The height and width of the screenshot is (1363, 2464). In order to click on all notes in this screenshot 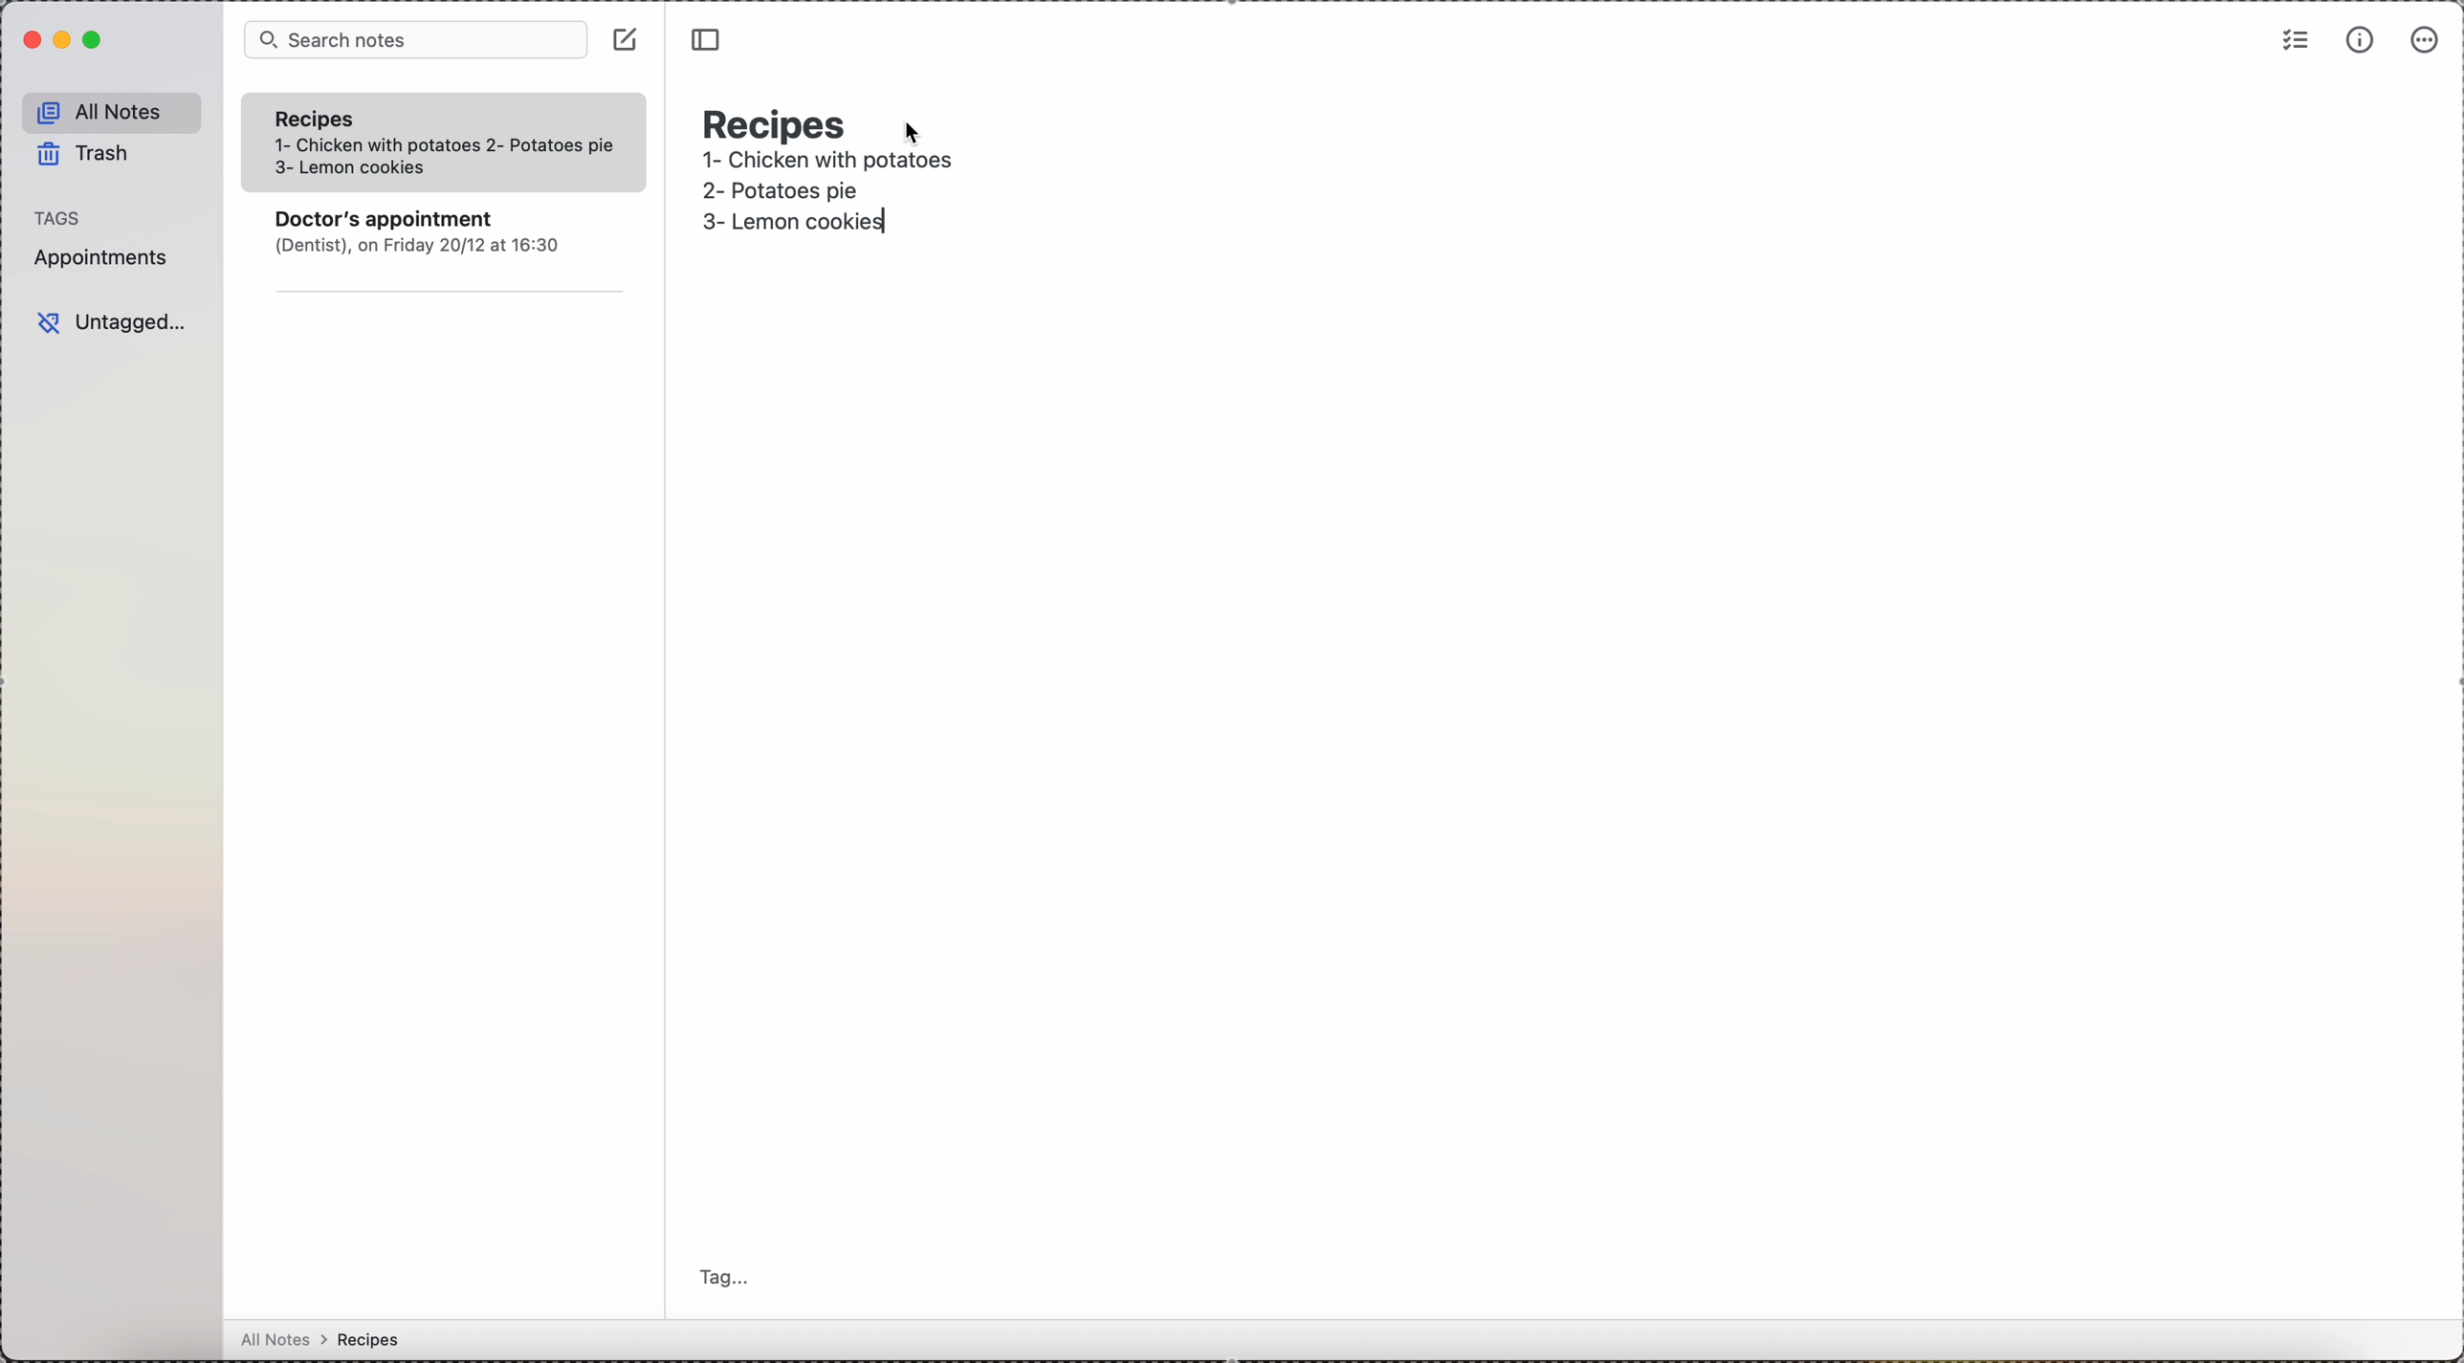, I will do `click(112, 111)`.